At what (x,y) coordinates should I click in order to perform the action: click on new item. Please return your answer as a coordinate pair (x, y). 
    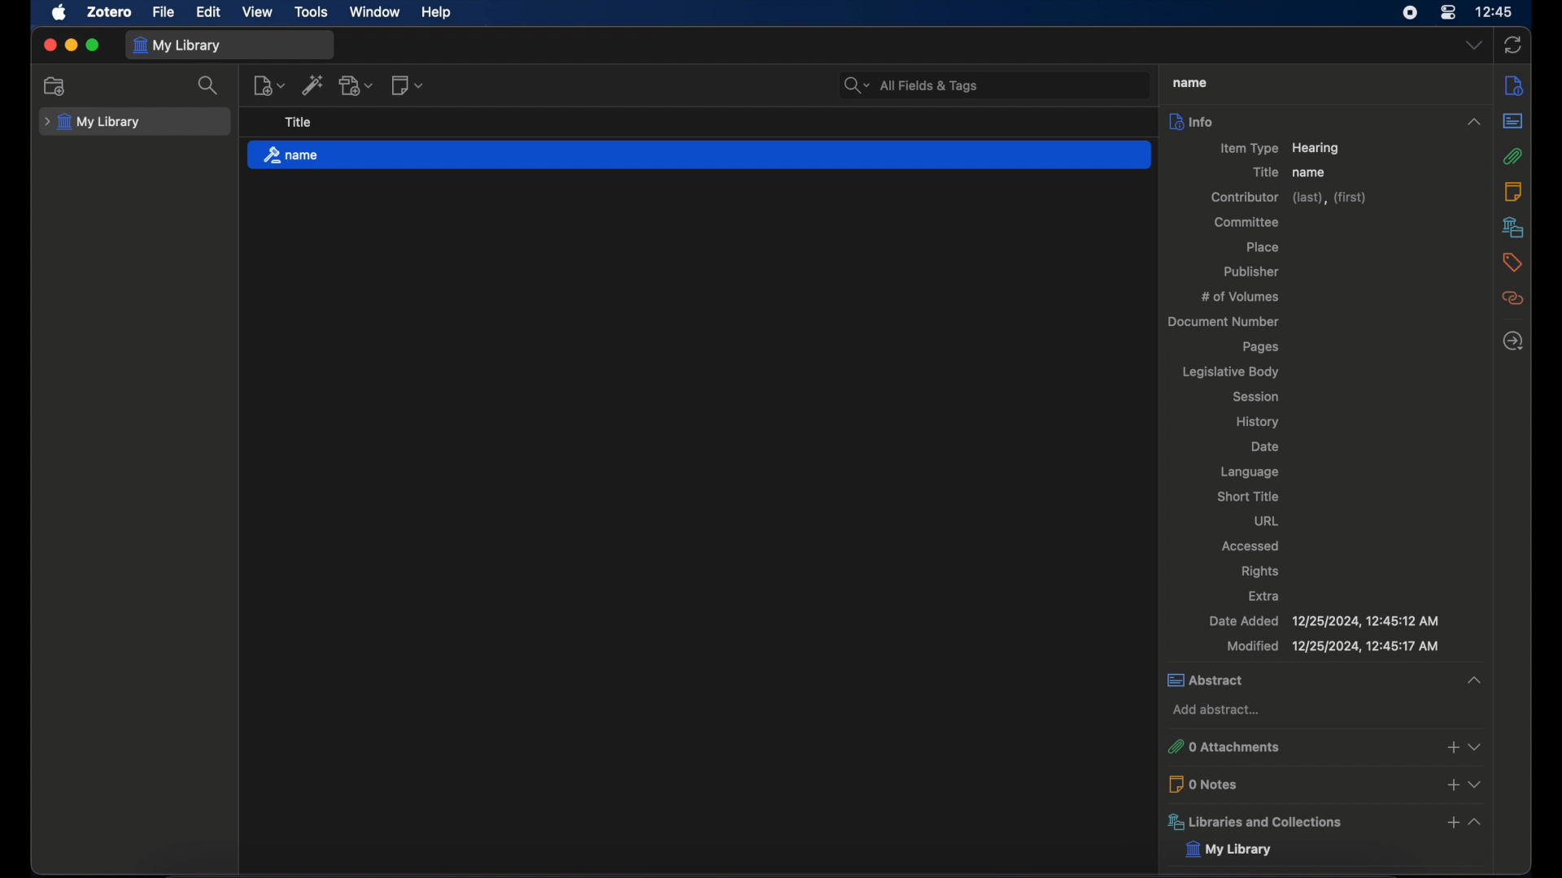
    Looking at the image, I should click on (269, 85).